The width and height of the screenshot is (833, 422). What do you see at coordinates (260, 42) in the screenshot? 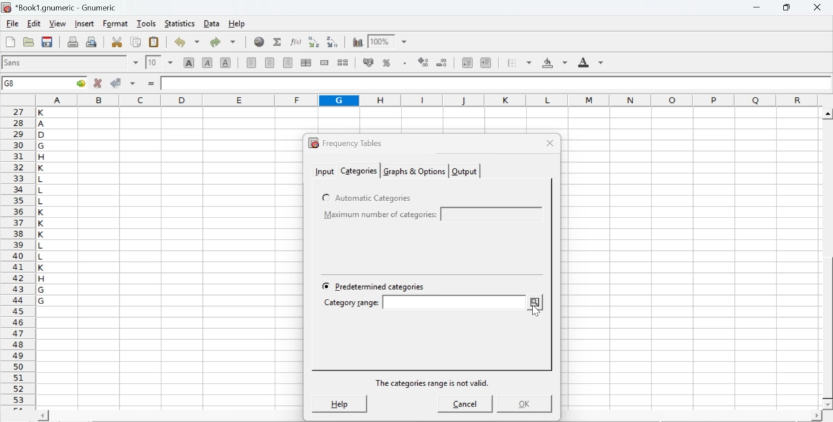
I see `insert hyperlink` at bounding box center [260, 42].